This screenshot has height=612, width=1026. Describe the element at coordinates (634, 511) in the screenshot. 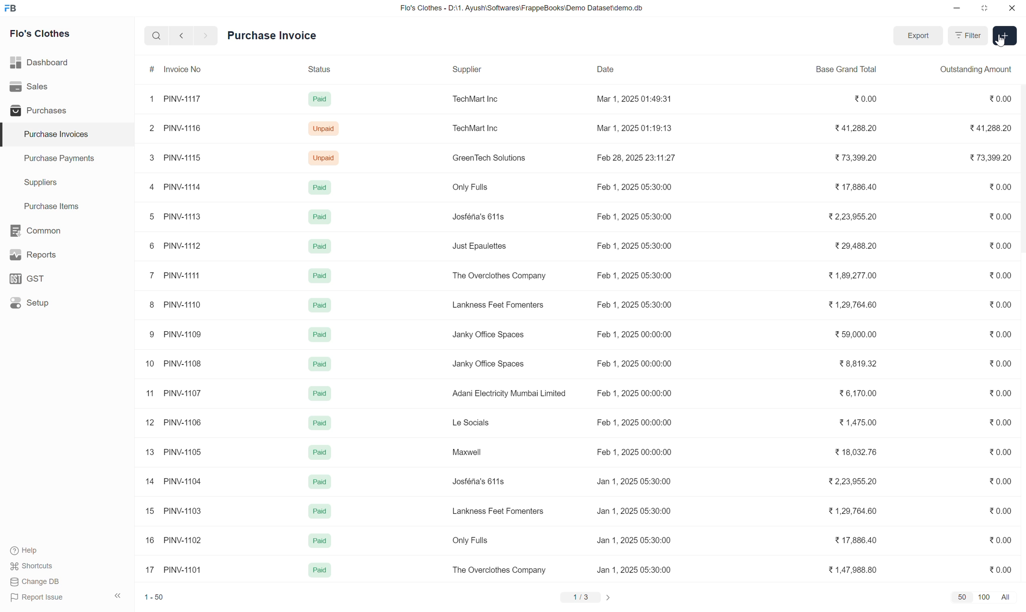

I see `Jan 1, 2025 05:30:00` at that location.